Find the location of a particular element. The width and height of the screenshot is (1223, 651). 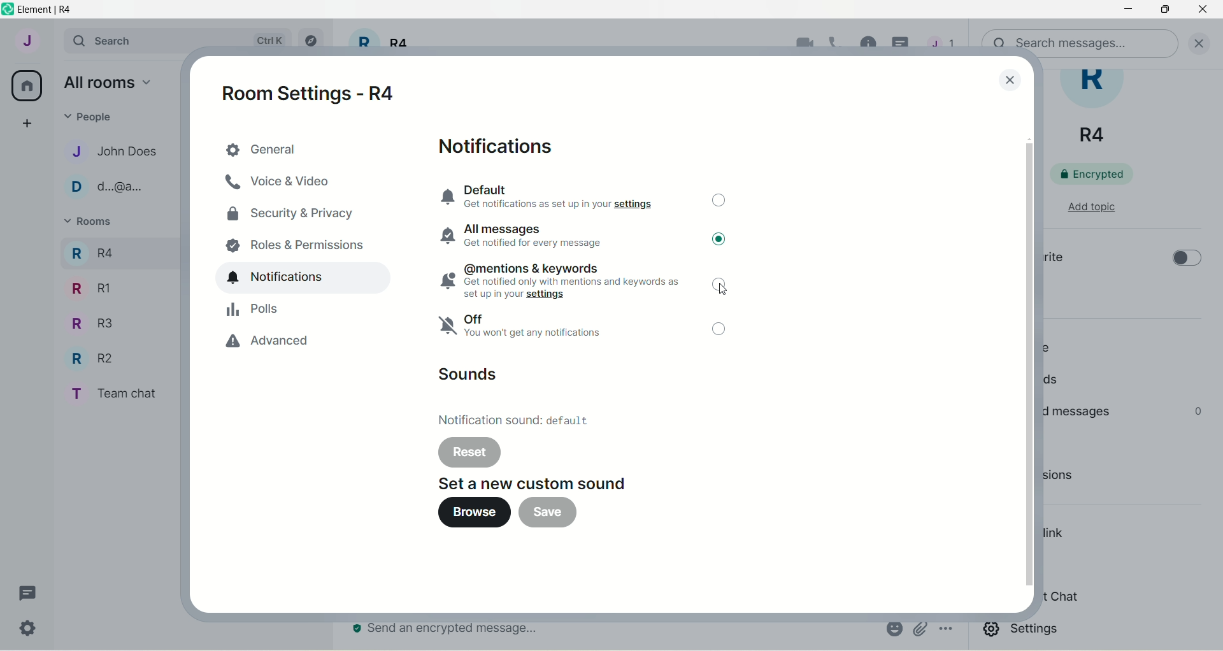

account is located at coordinates (26, 40).